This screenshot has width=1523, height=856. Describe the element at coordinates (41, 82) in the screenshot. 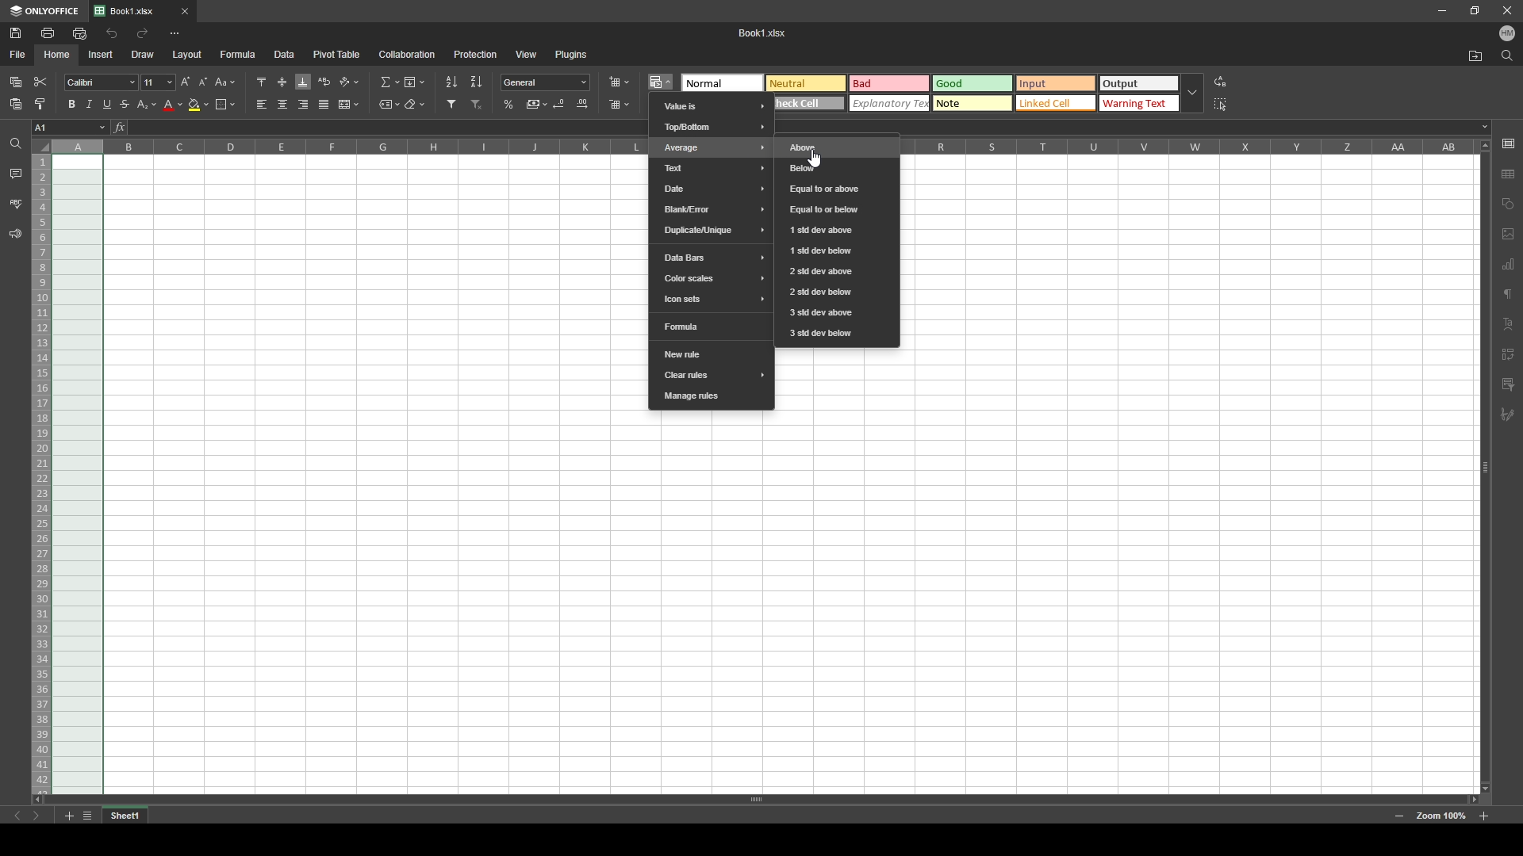

I see `cut` at that location.